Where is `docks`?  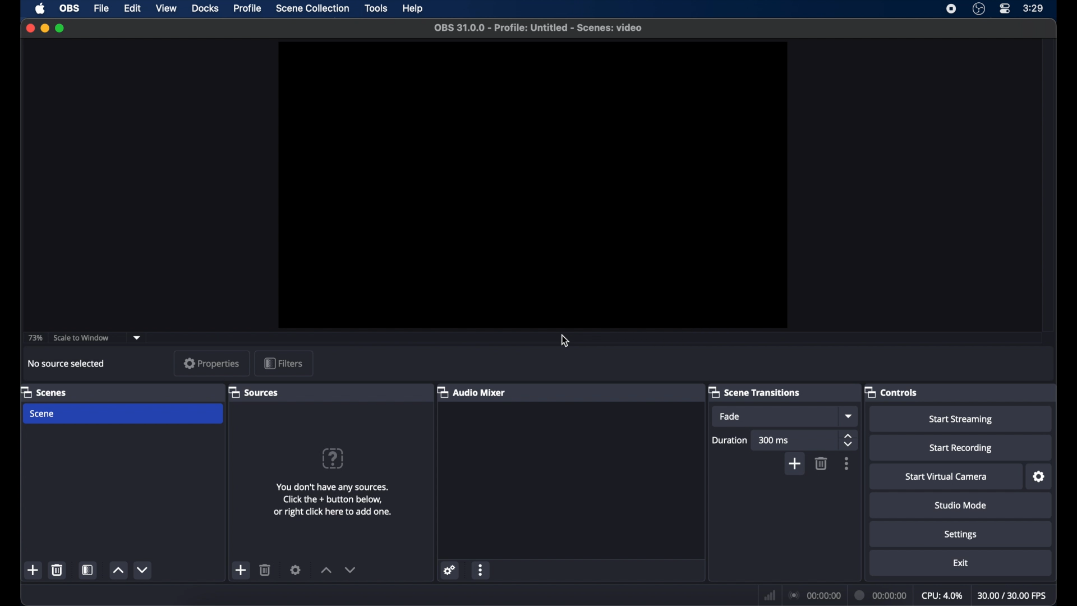 docks is located at coordinates (205, 8).